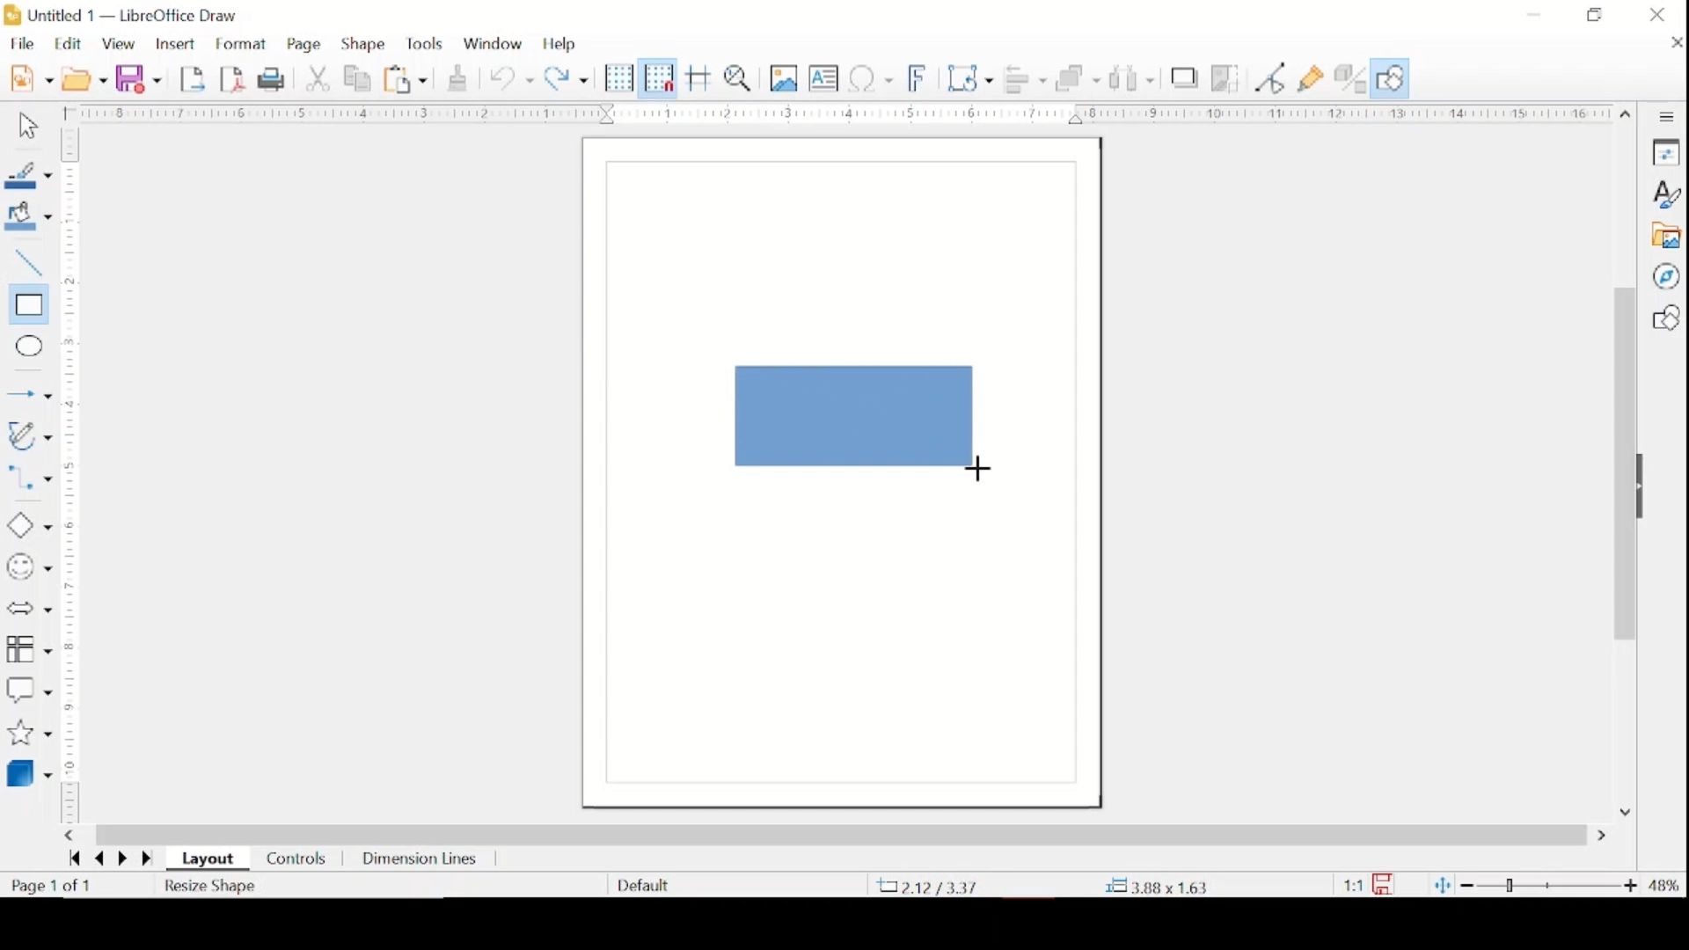 The image size is (1689, 950). What do you see at coordinates (150, 860) in the screenshot?
I see `forward` at bounding box center [150, 860].